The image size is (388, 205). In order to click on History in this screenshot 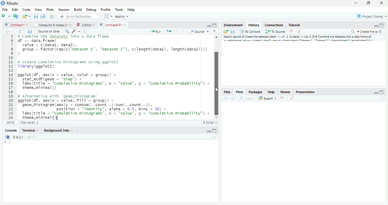, I will do `click(254, 25)`.